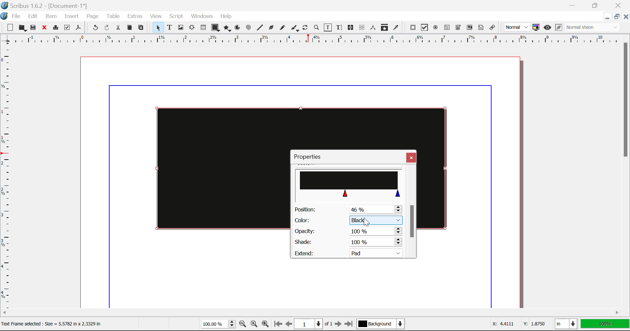 The width and height of the screenshot is (630, 331). I want to click on Minimize, so click(616, 16).